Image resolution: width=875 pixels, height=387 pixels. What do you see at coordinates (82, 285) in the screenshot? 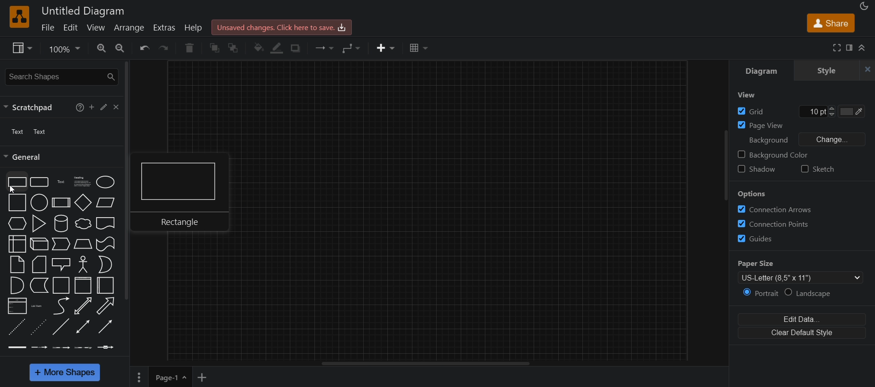
I see `vertical container` at bounding box center [82, 285].